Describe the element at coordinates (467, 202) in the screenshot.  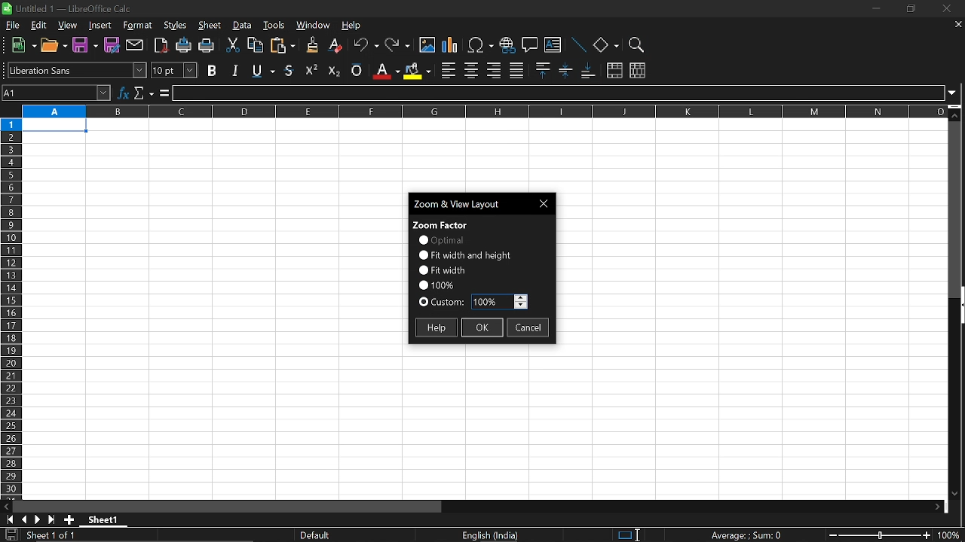
I see `current window` at that location.